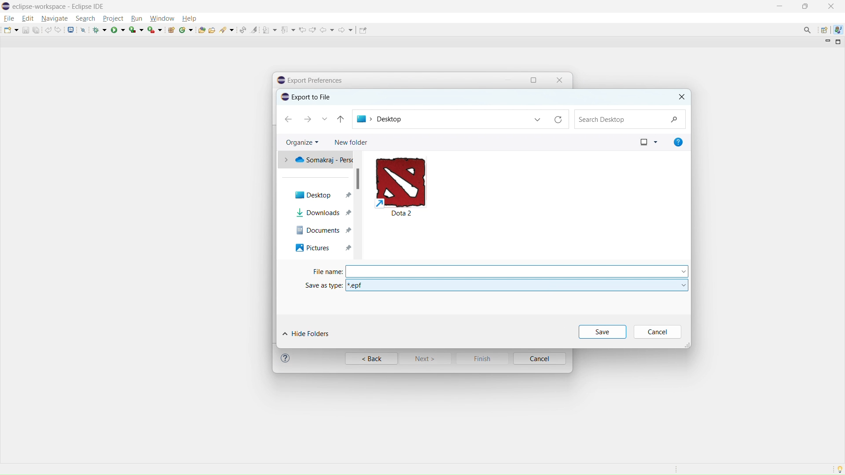 The image size is (845, 475). I want to click on close, so click(830, 6).